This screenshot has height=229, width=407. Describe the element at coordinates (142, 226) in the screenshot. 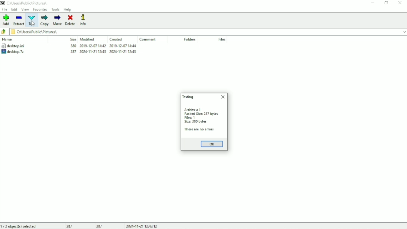

I see `2024-11-21 12.43.12` at that location.